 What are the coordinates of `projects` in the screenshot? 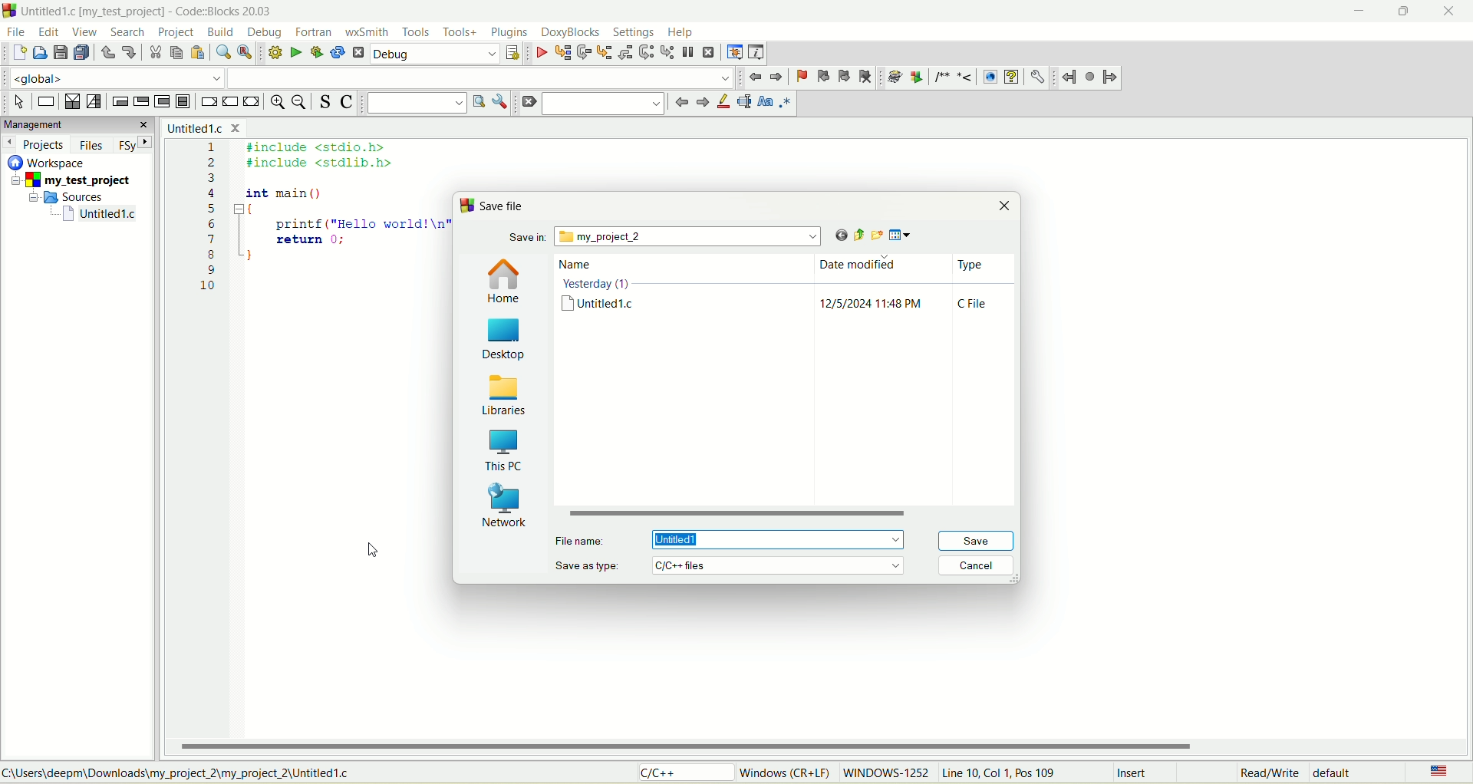 It's located at (36, 144).